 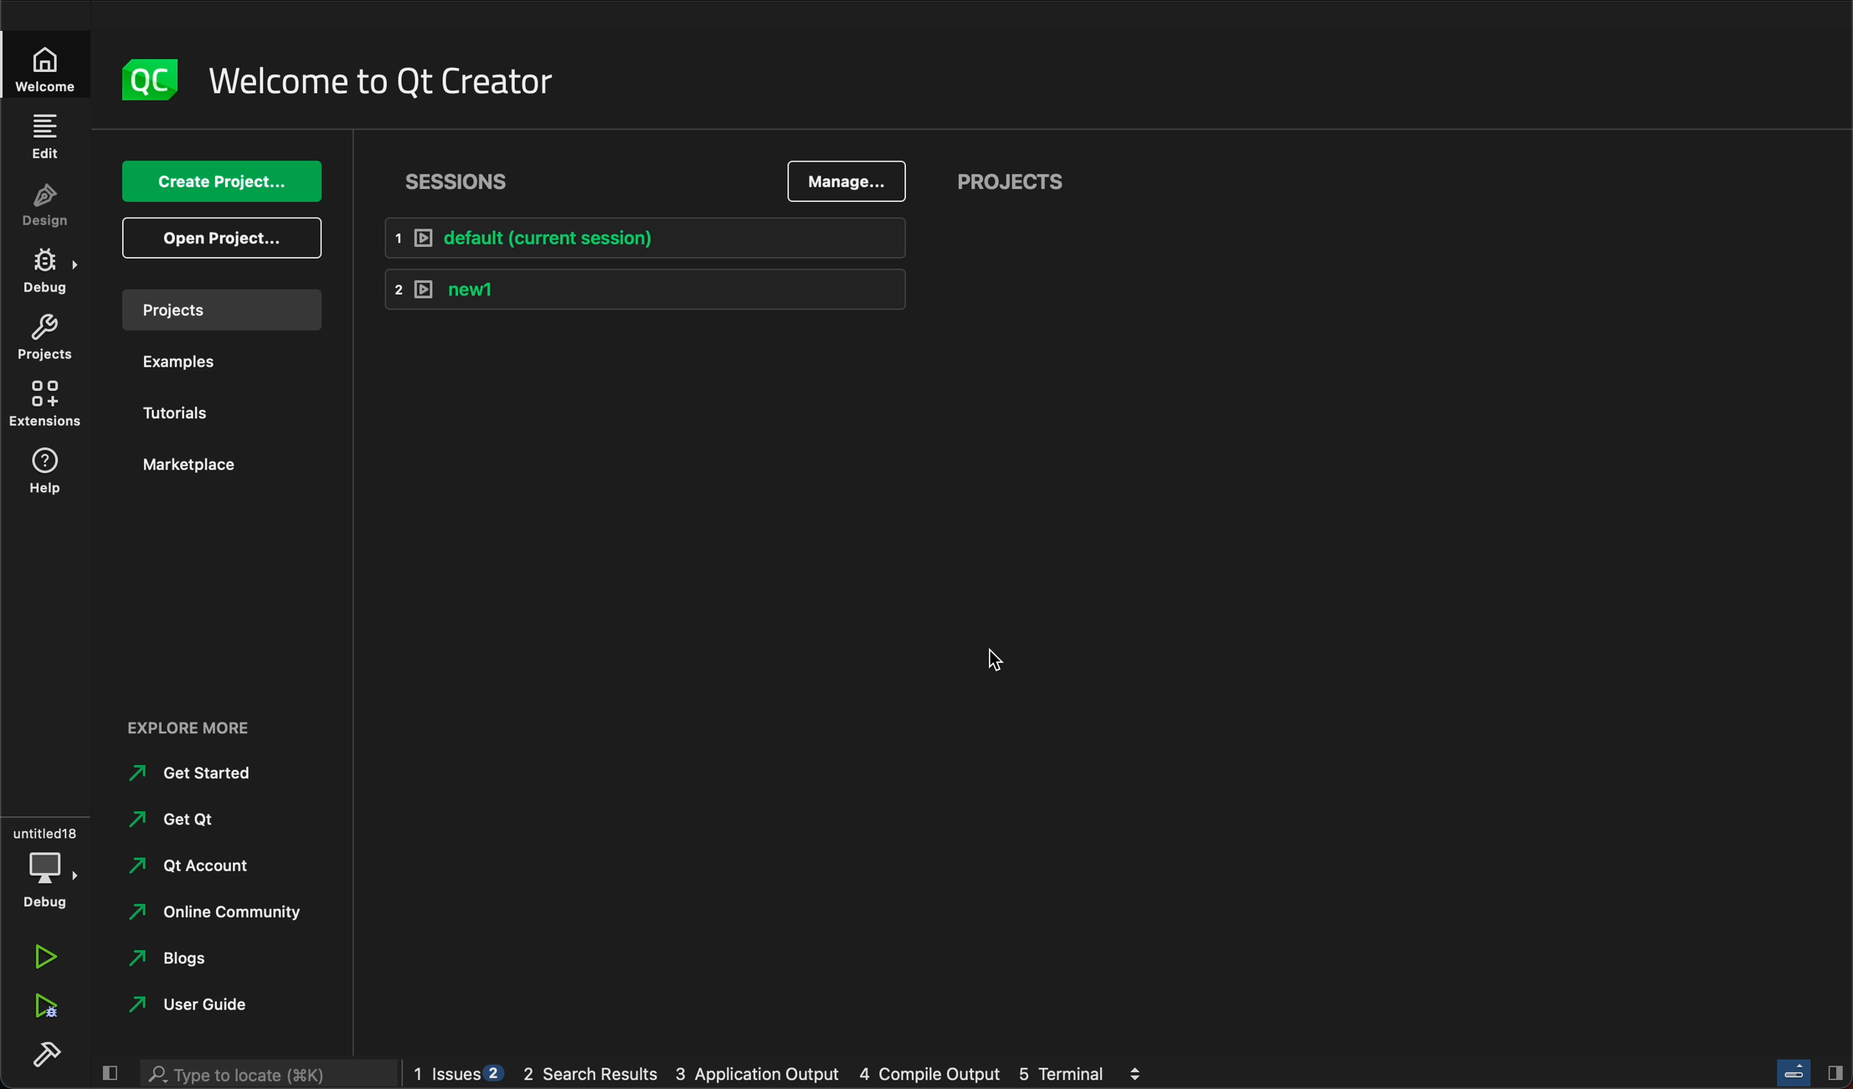 What do you see at coordinates (41, 475) in the screenshot?
I see `help` at bounding box center [41, 475].